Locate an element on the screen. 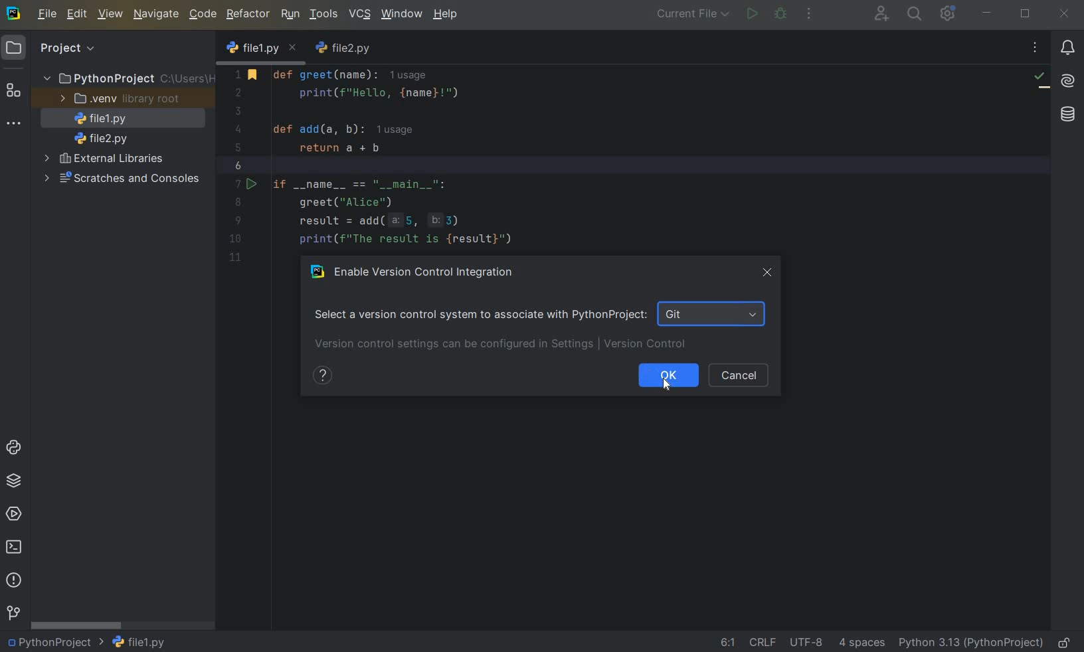 The image size is (1084, 652). run is located at coordinates (753, 15).